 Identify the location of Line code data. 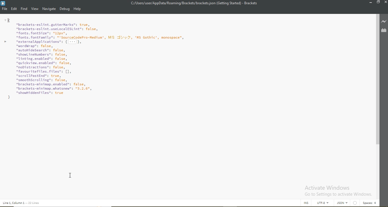
(22, 203).